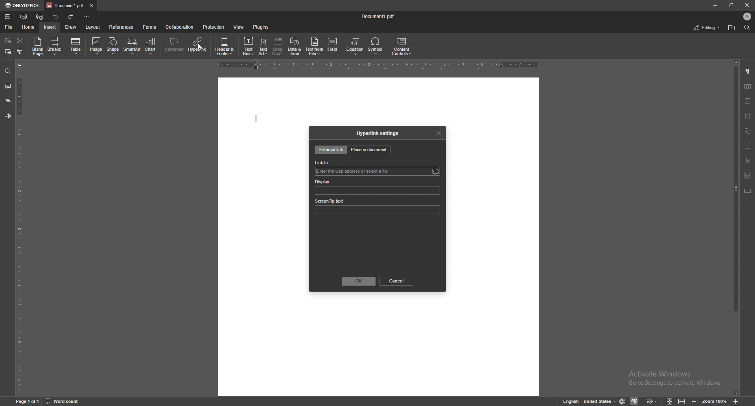 Image resolution: width=755 pixels, height=406 pixels. I want to click on shapes, so click(747, 131).